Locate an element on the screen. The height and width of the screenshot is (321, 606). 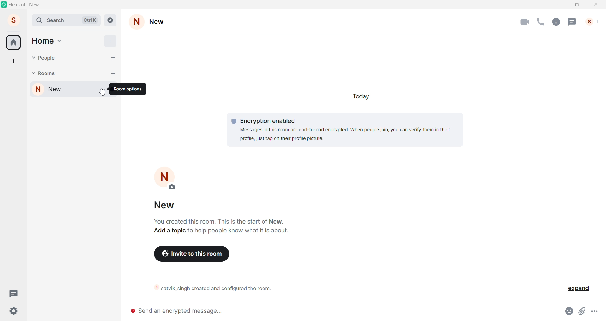
Cursor is located at coordinates (102, 94).